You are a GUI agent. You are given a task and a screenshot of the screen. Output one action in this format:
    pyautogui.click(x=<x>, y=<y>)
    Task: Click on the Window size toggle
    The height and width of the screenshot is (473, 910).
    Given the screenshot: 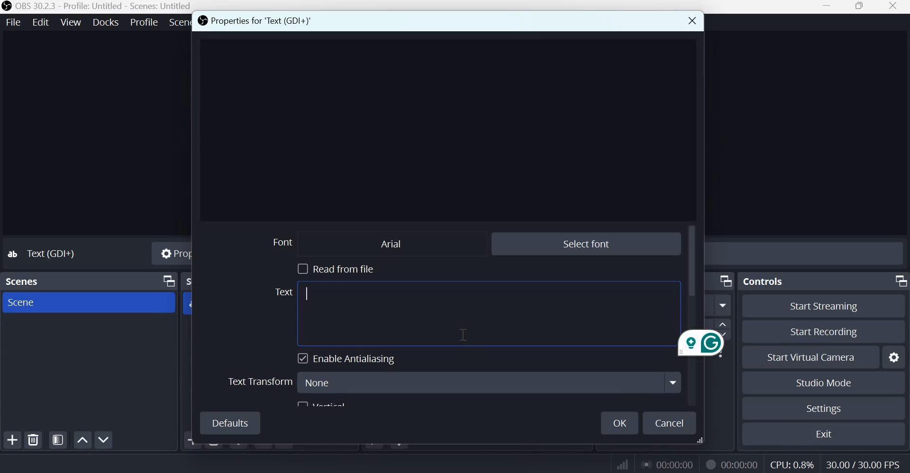 What is the action you would take?
    pyautogui.click(x=860, y=7)
    